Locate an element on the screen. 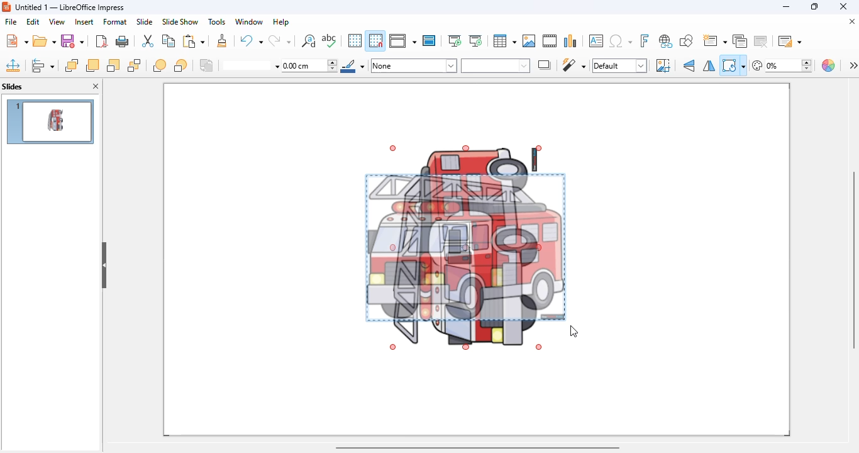 The height and width of the screenshot is (453, 859). reverse is located at coordinates (207, 65).